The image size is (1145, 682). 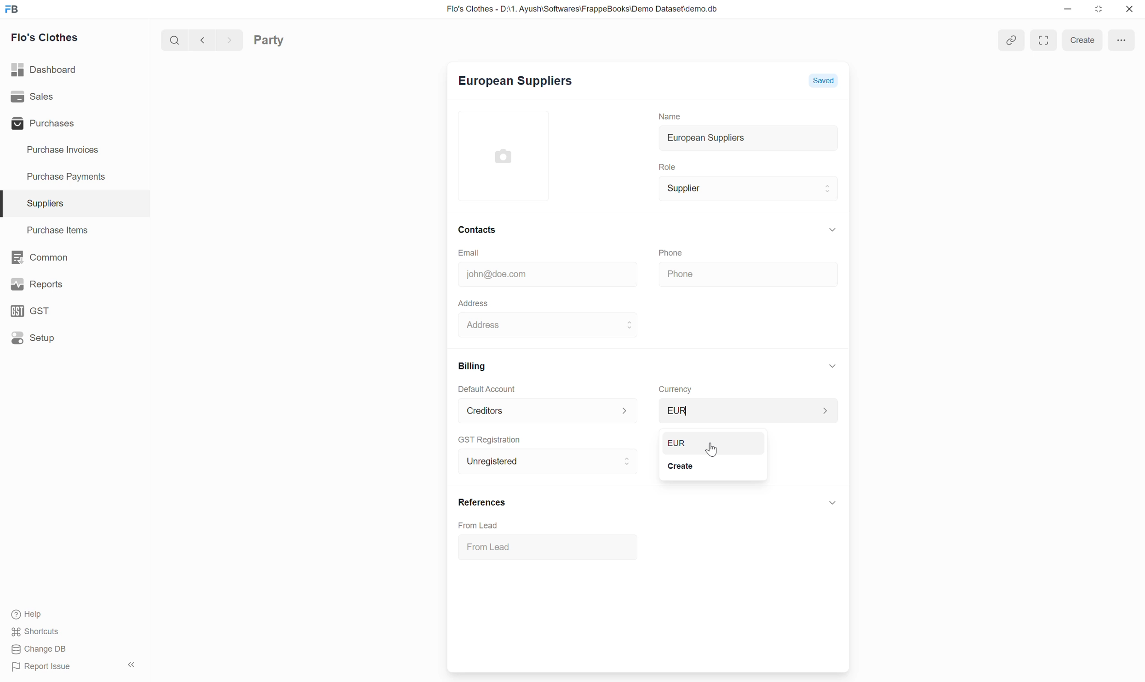 I want to click on European Suppliers, so click(x=512, y=83).